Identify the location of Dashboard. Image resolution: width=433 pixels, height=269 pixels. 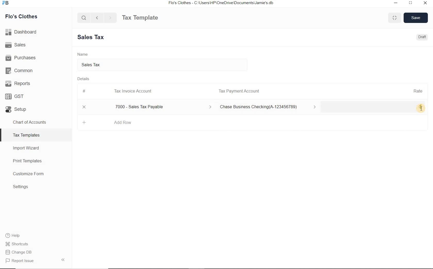
(36, 32).